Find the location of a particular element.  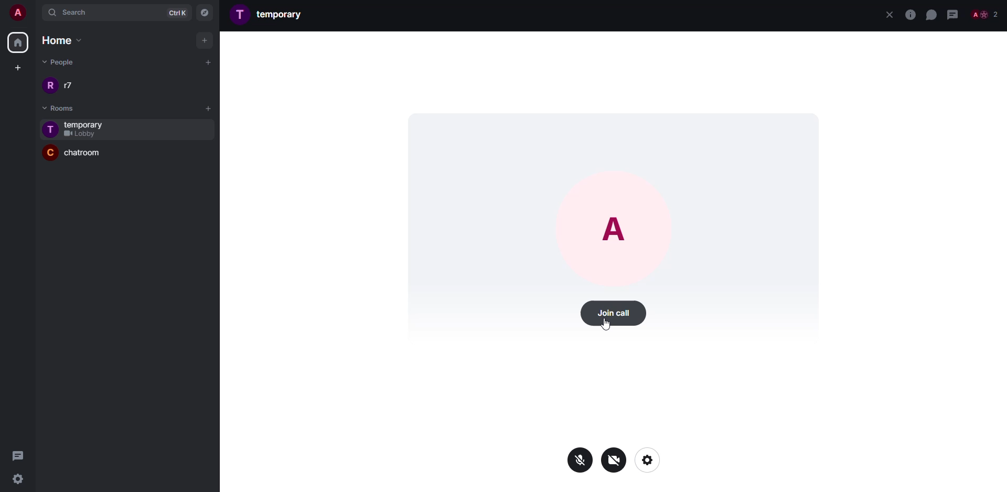

people is located at coordinates (71, 85).